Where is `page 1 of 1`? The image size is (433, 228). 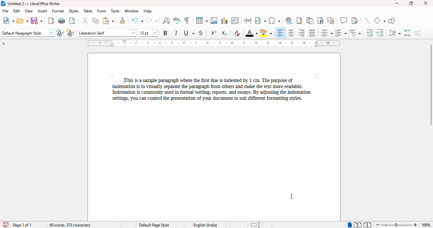 page 1 of 1 is located at coordinates (22, 225).